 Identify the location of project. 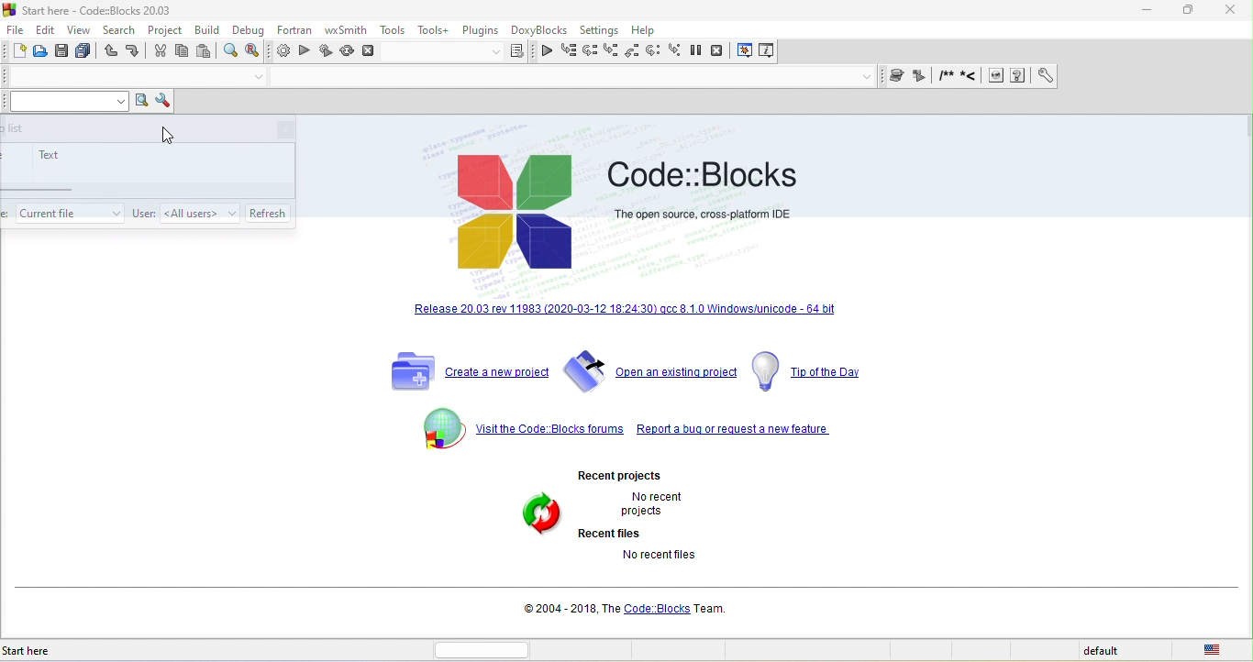
(165, 31).